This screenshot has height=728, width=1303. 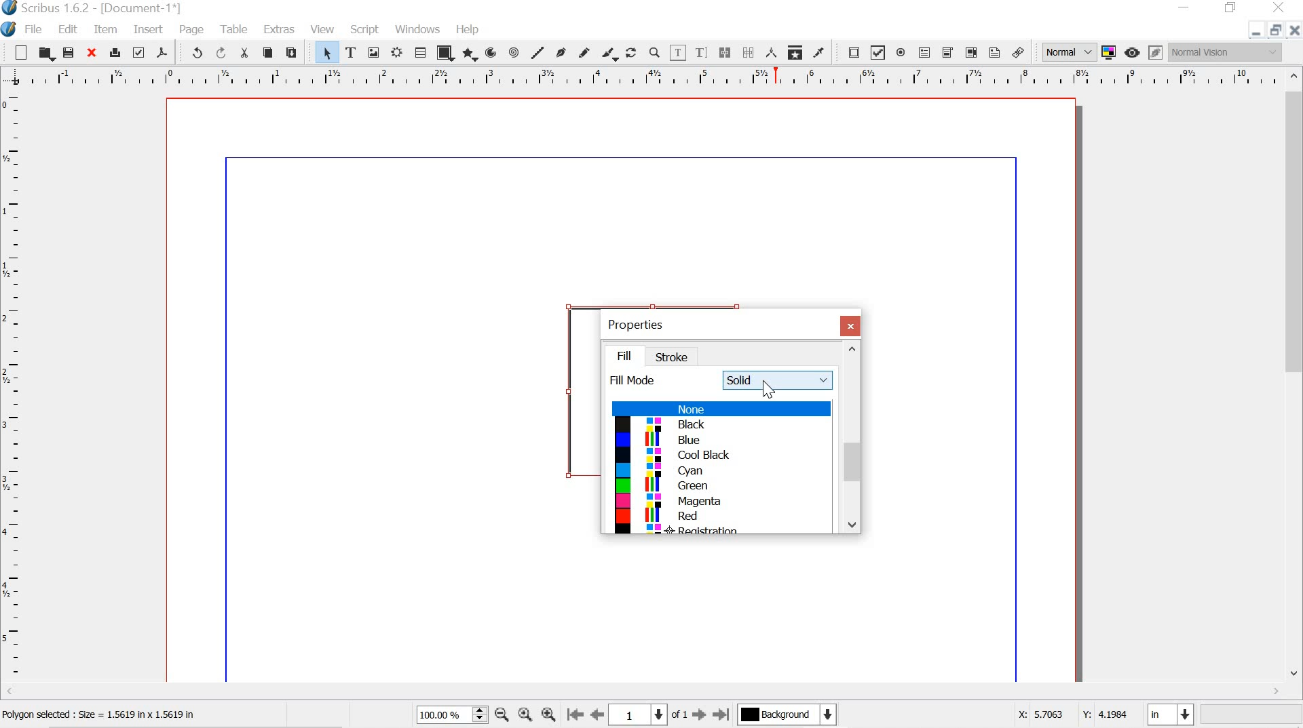 I want to click on eye dropper, so click(x=823, y=52).